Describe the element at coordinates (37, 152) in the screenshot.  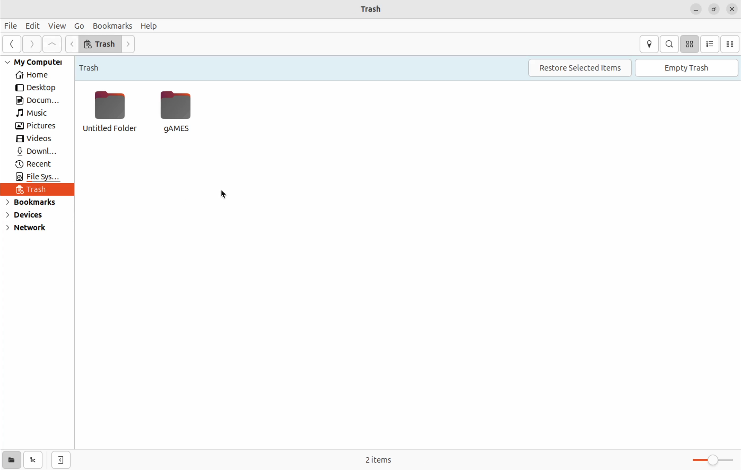
I see `Downloads` at that location.